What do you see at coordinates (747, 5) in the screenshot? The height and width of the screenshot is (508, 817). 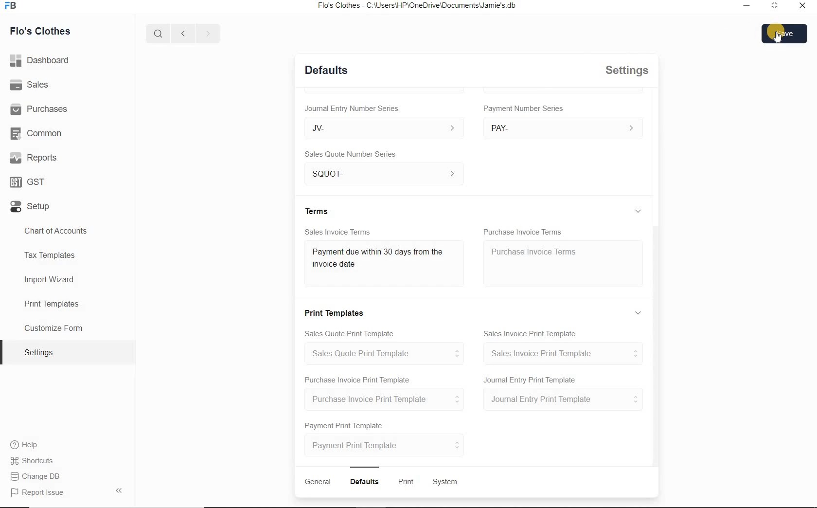 I see `Minimize` at bounding box center [747, 5].